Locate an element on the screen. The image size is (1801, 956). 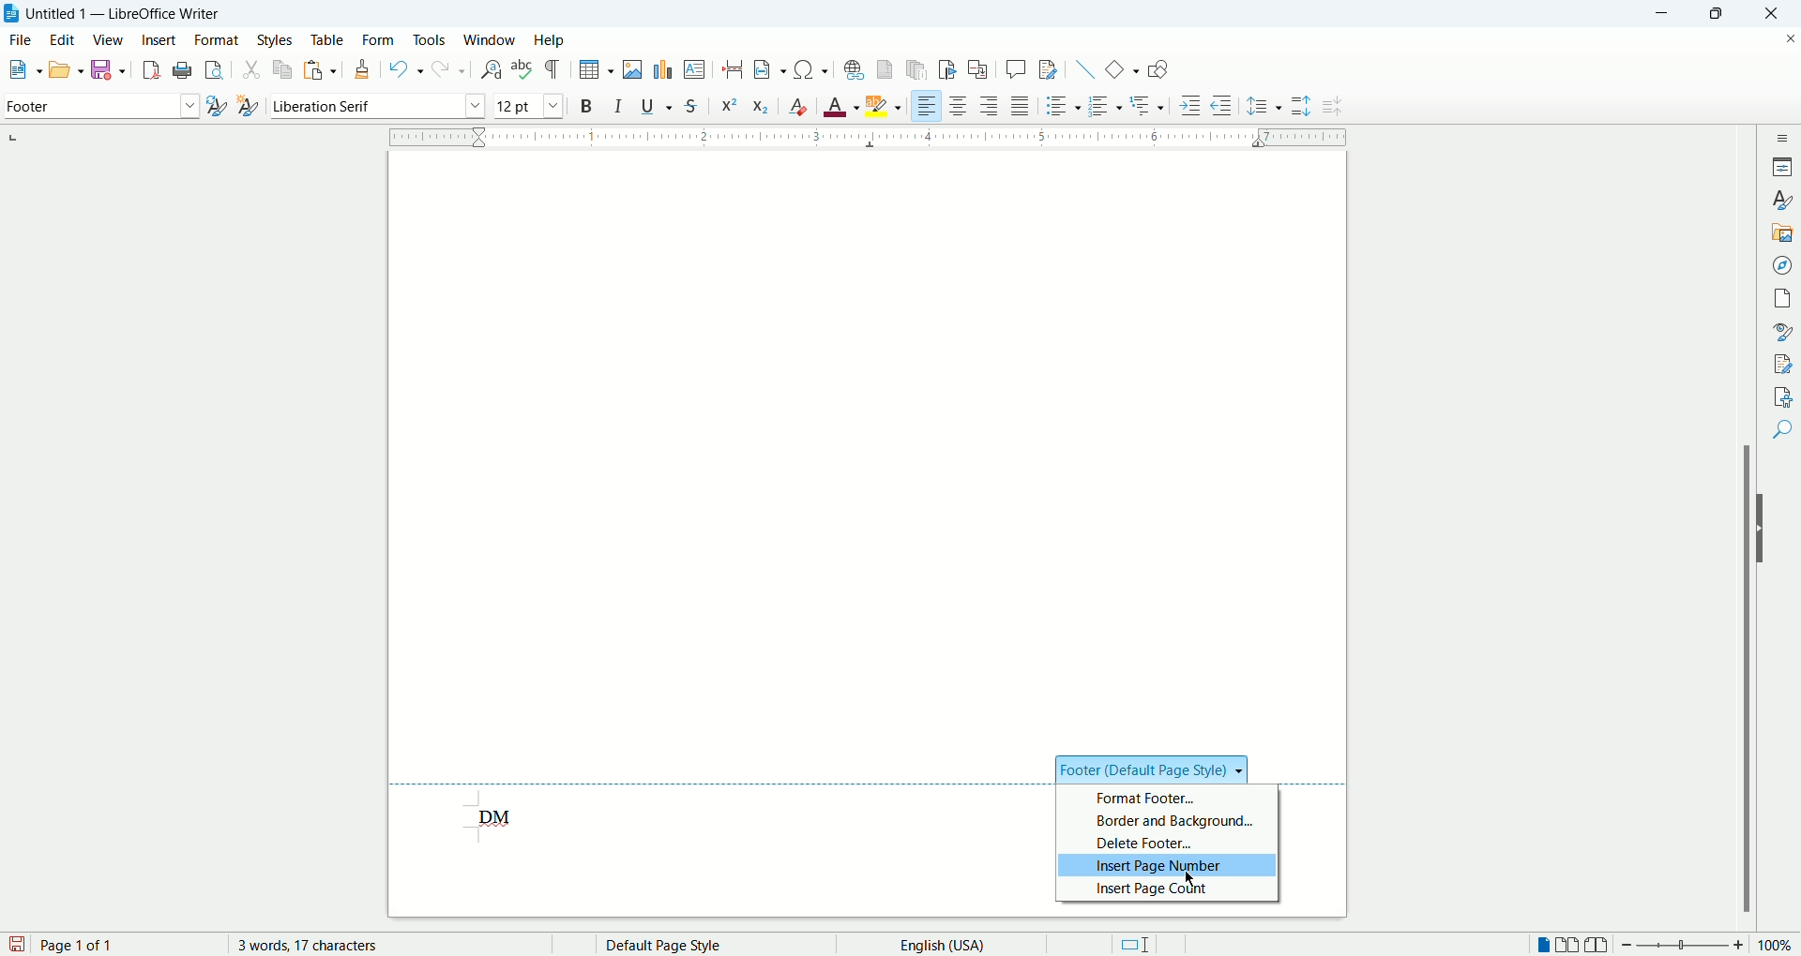
format is located at coordinates (216, 40).